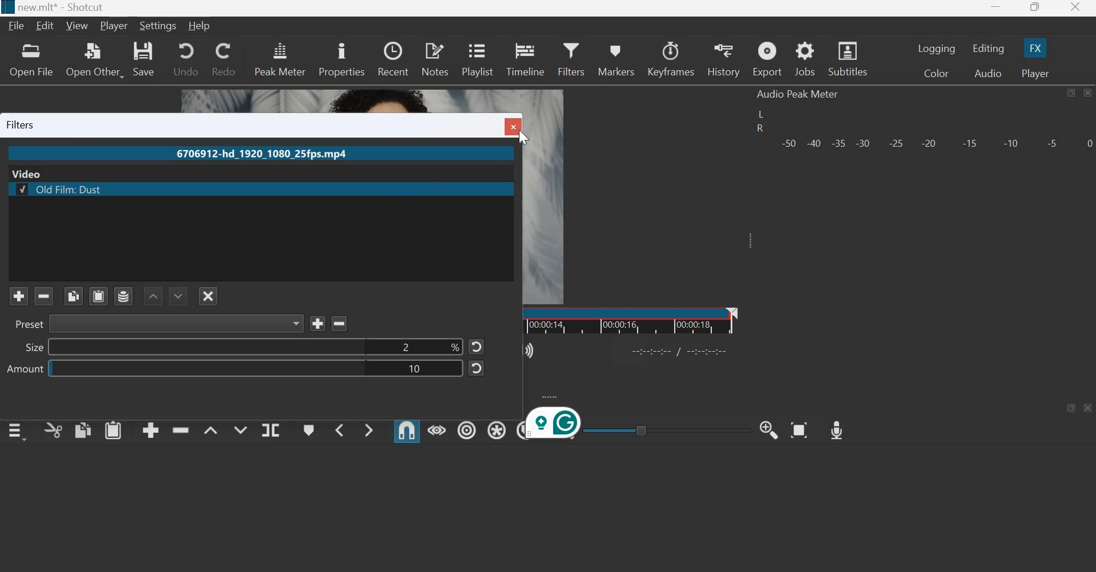 This screenshot has height=572, width=1096. Describe the element at coordinates (571, 57) in the screenshot. I see `Filters` at that location.